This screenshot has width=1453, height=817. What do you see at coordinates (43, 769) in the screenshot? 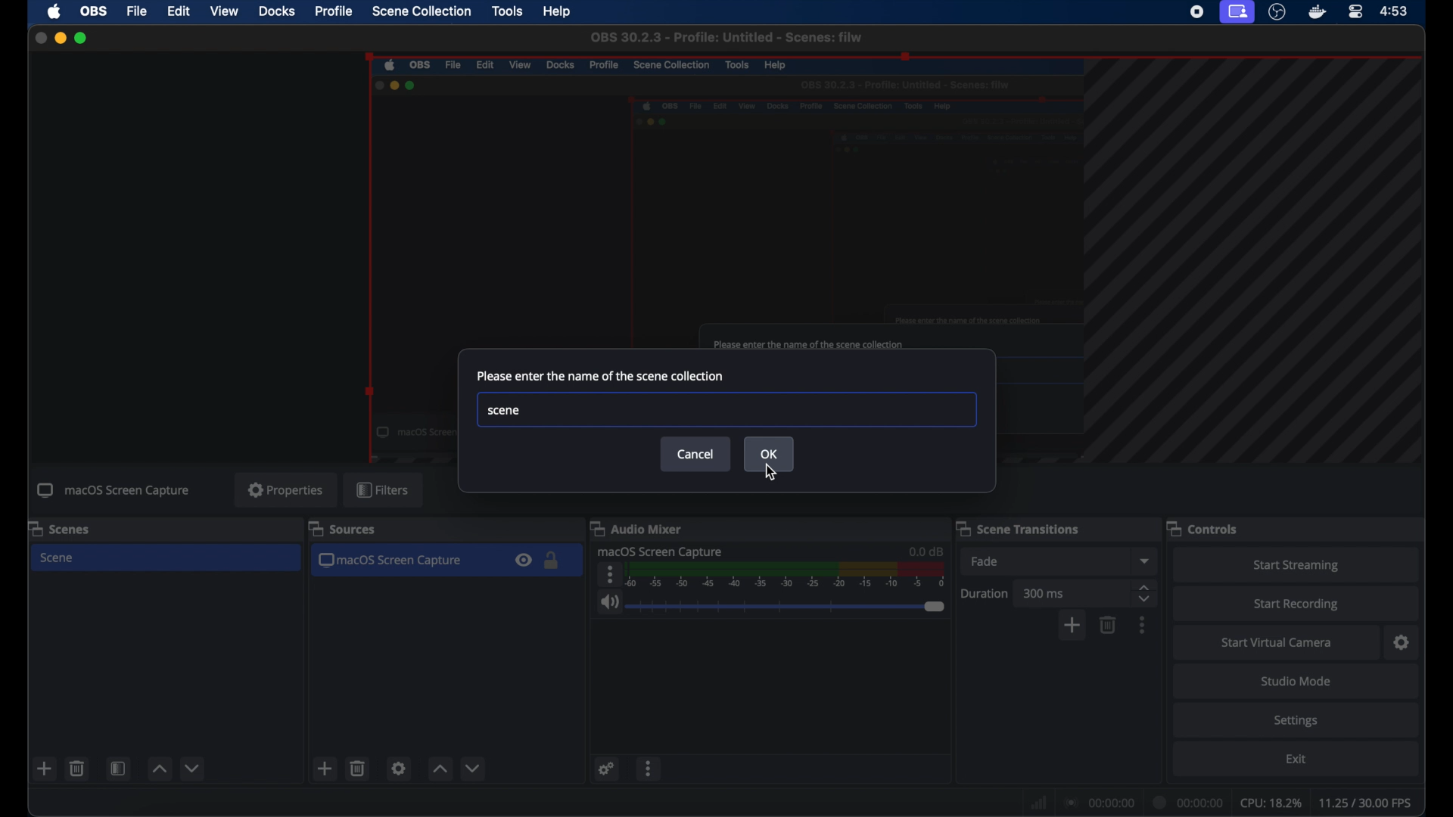
I see `new ` at bounding box center [43, 769].